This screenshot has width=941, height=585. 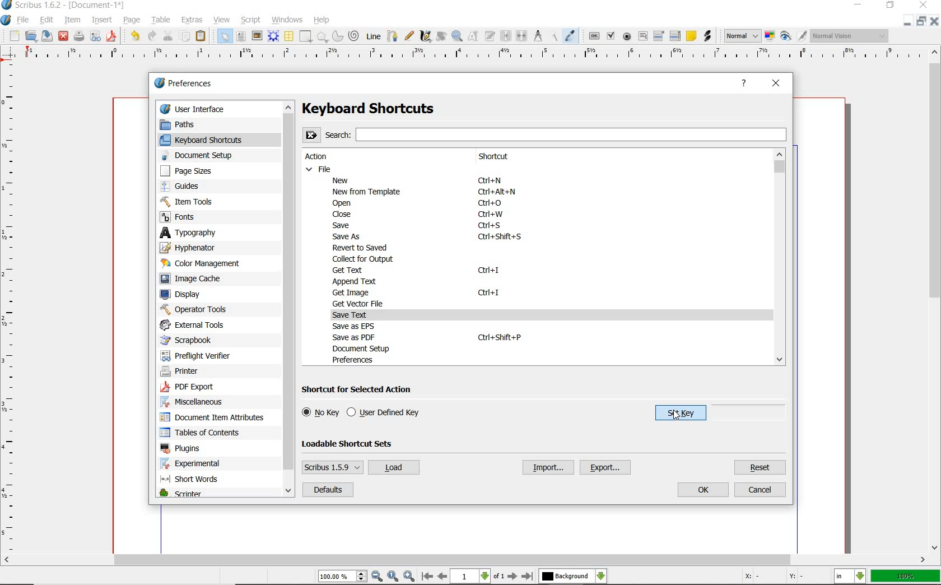 I want to click on measurements, so click(x=539, y=37).